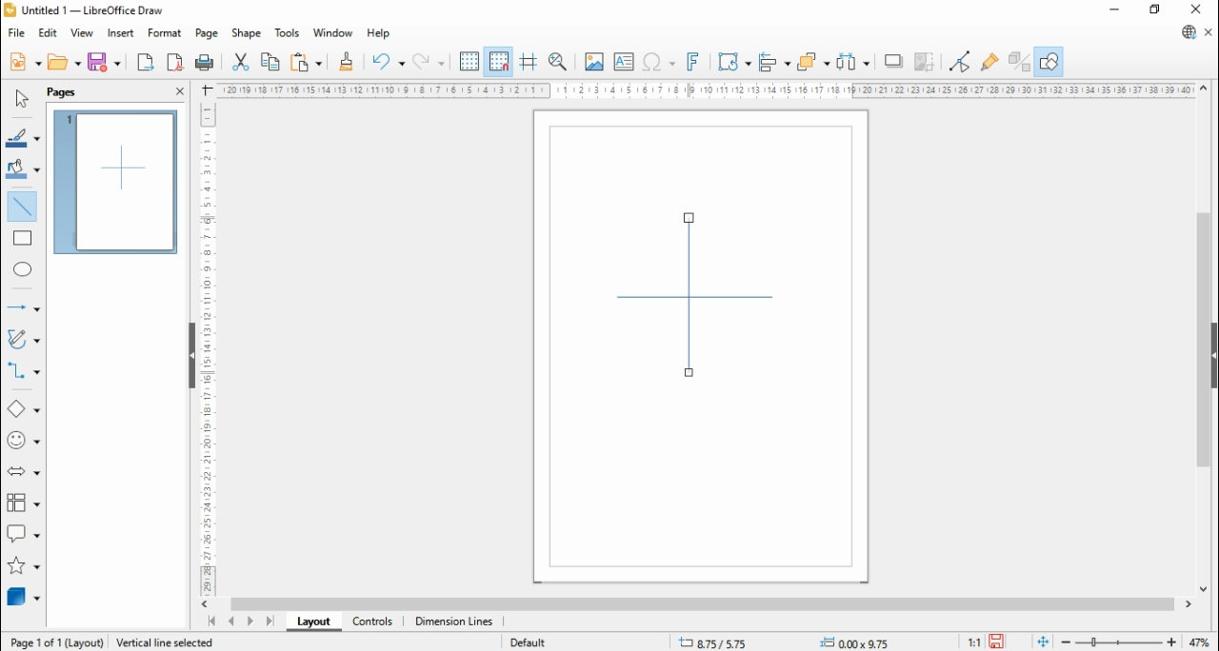 The height and width of the screenshot is (651, 1219). Describe the element at coordinates (857, 642) in the screenshot. I see `0.00x0.00` at that location.